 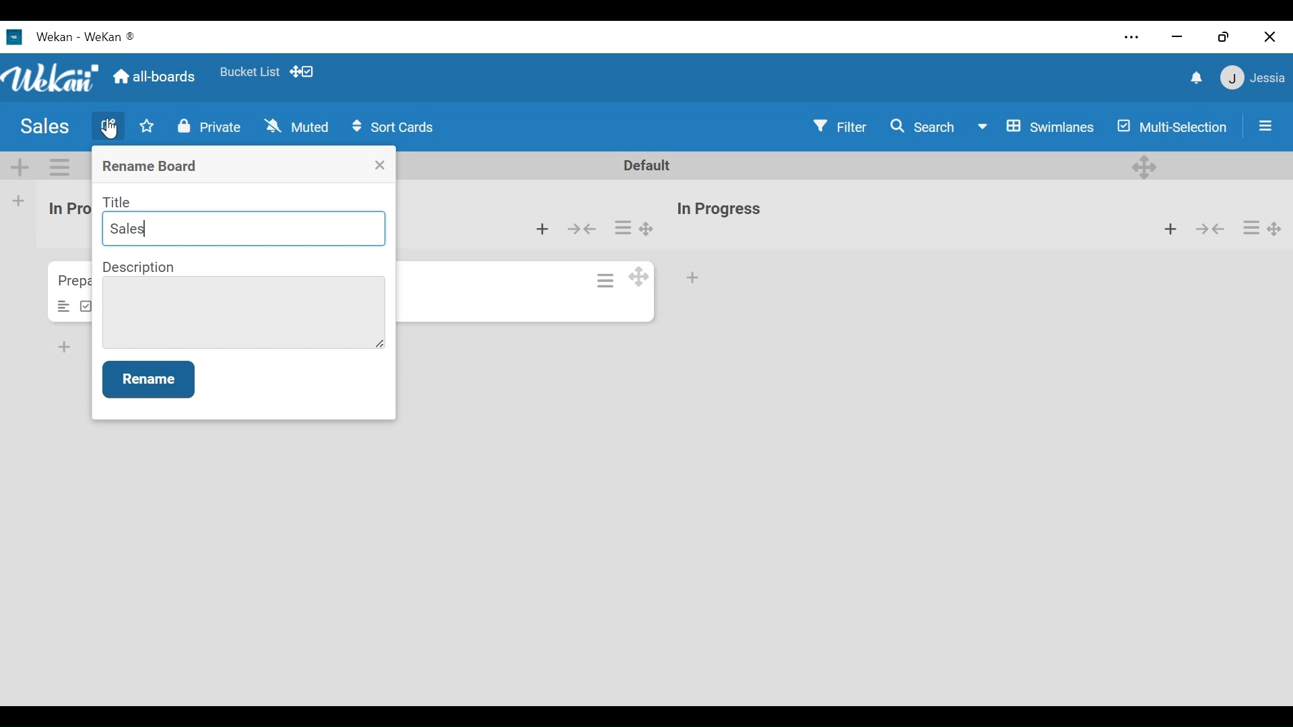 I want to click on list actions, so click(x=1252, y=228).